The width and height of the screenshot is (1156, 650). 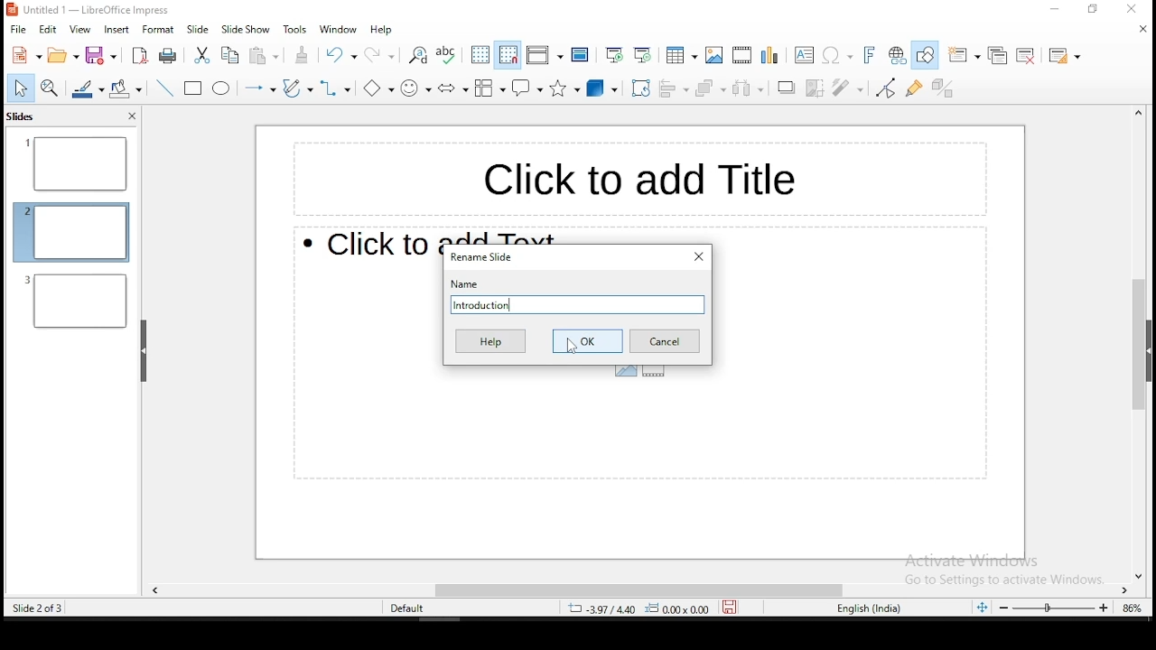 What do you see at coordinates (303, 54) in the screenshot?
I see `clone formatting` at bounding box center [303, 54].